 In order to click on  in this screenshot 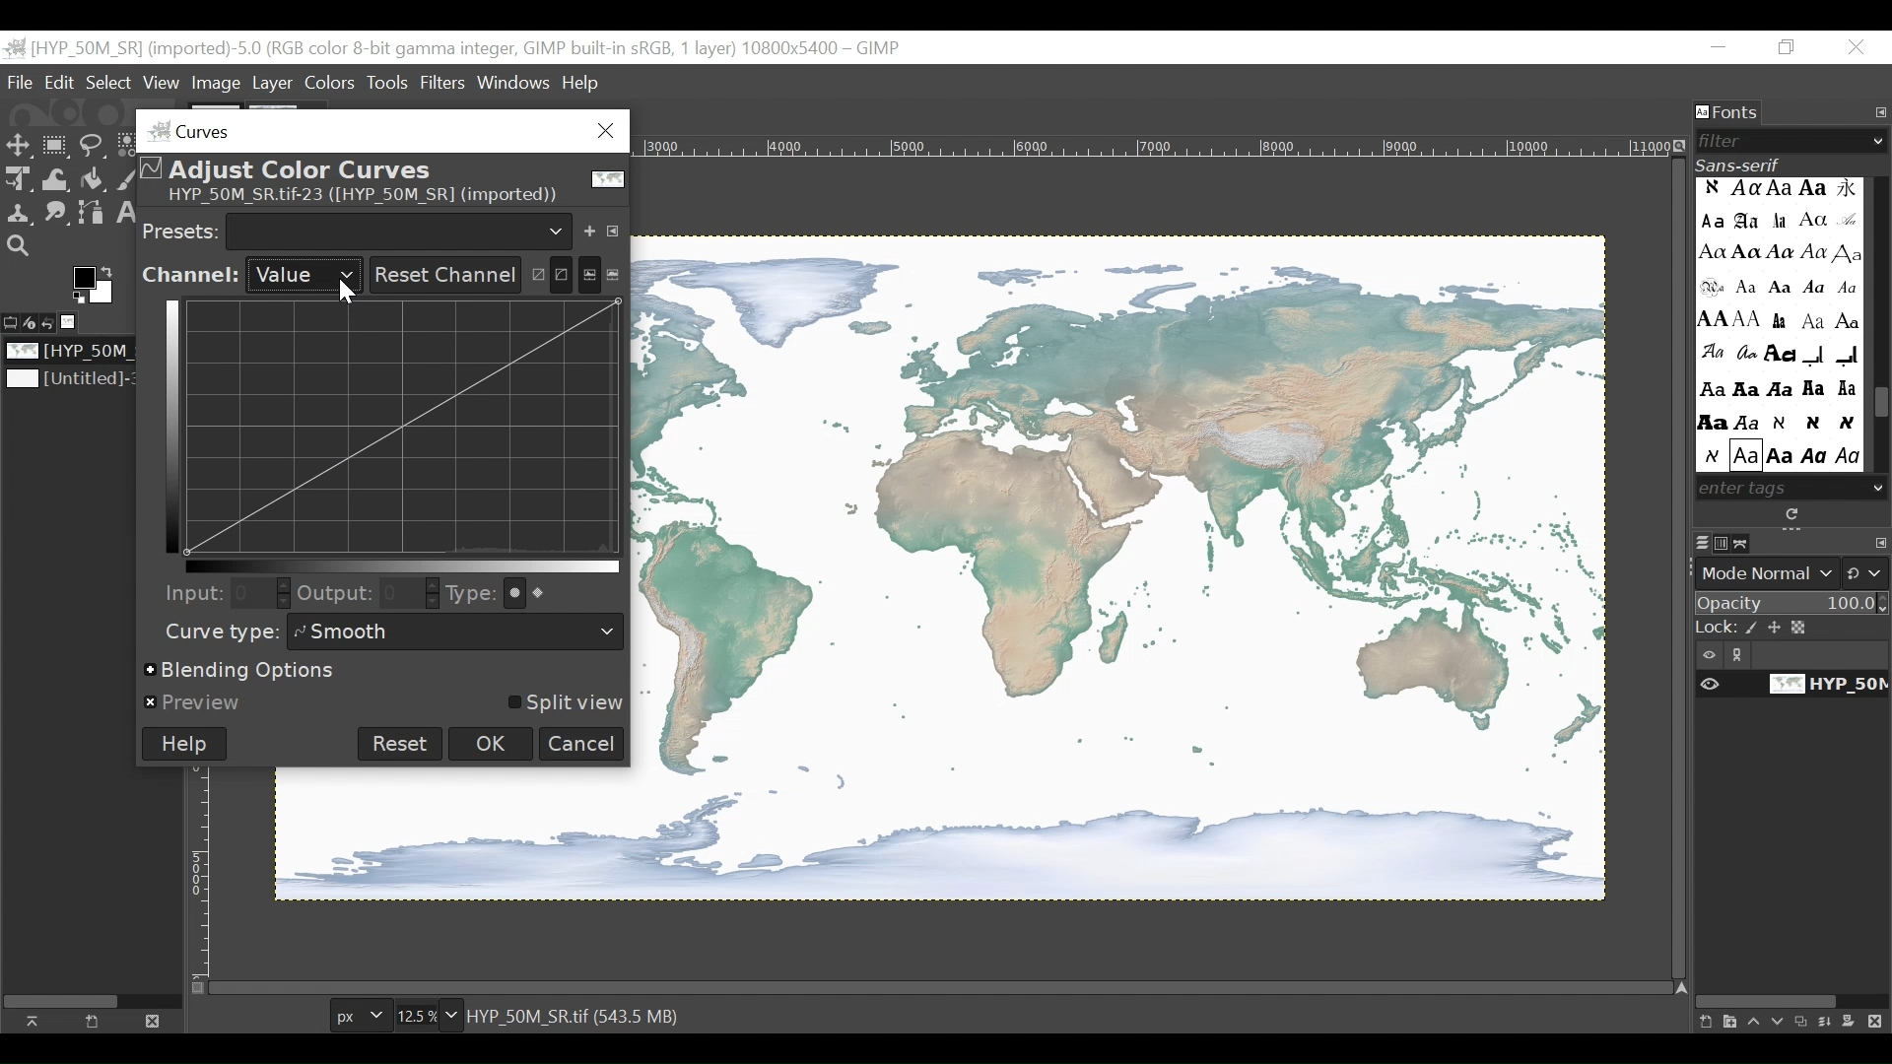, I will do `click(273, 84)`.